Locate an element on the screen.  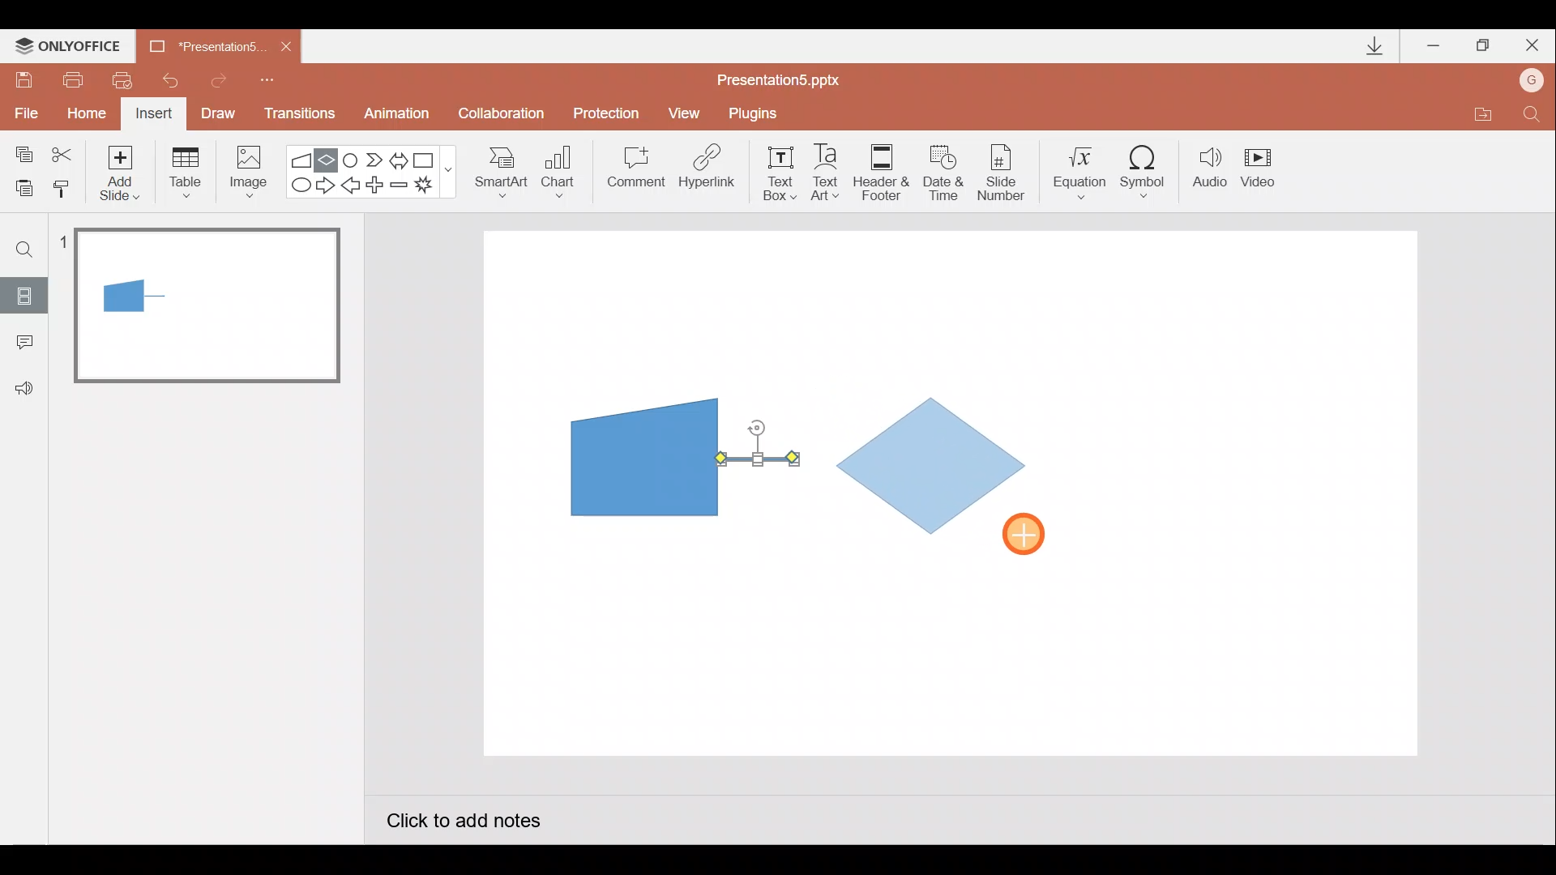
Flow chart-decision is located at coordinates (329, 160).